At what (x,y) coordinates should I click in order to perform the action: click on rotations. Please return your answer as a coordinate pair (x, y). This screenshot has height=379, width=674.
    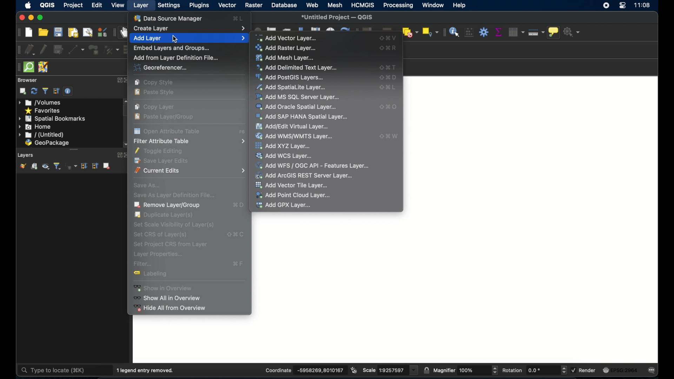
    Looking at the image, I should click on (535, 370).